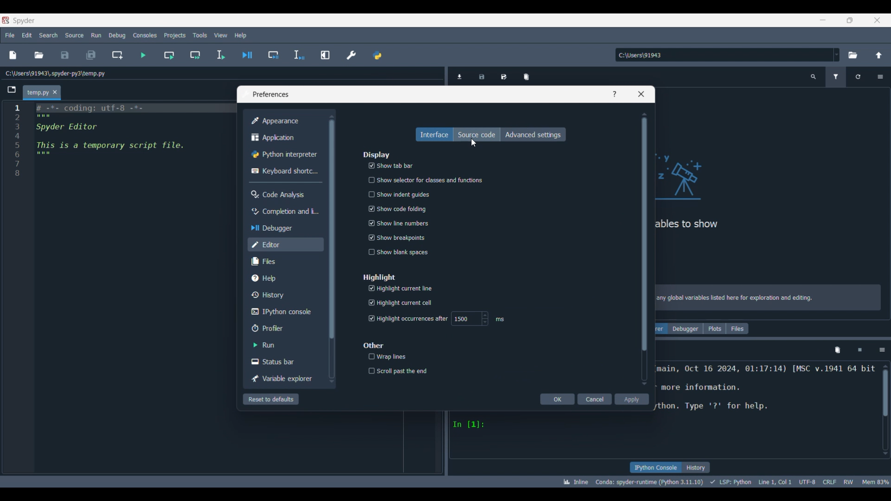  Describe the element at coordinates (284, 362) in the screenshot. I see `Status bar` at that location.